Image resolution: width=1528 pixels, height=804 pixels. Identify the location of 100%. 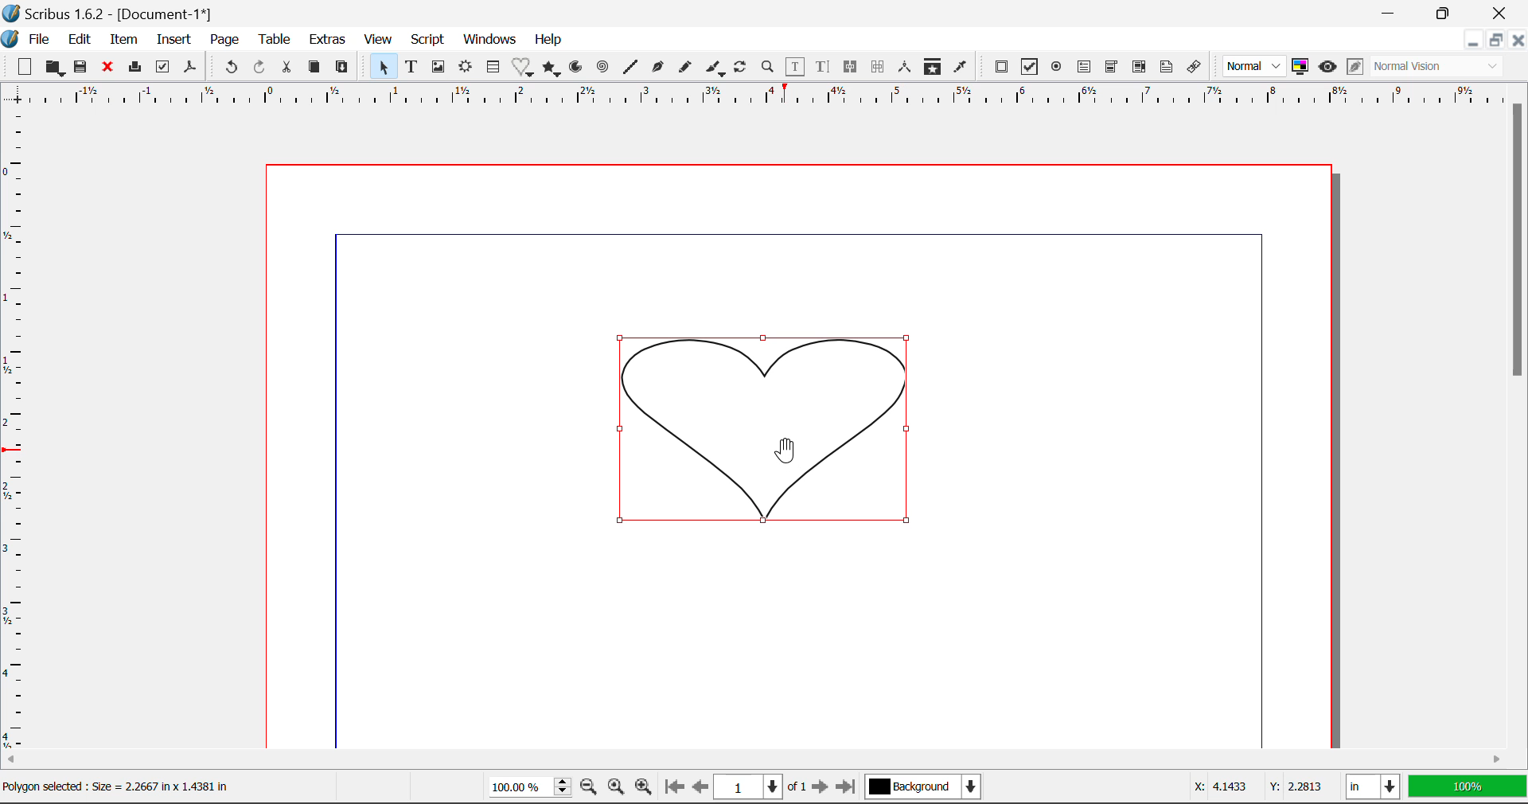
(1467, 788).